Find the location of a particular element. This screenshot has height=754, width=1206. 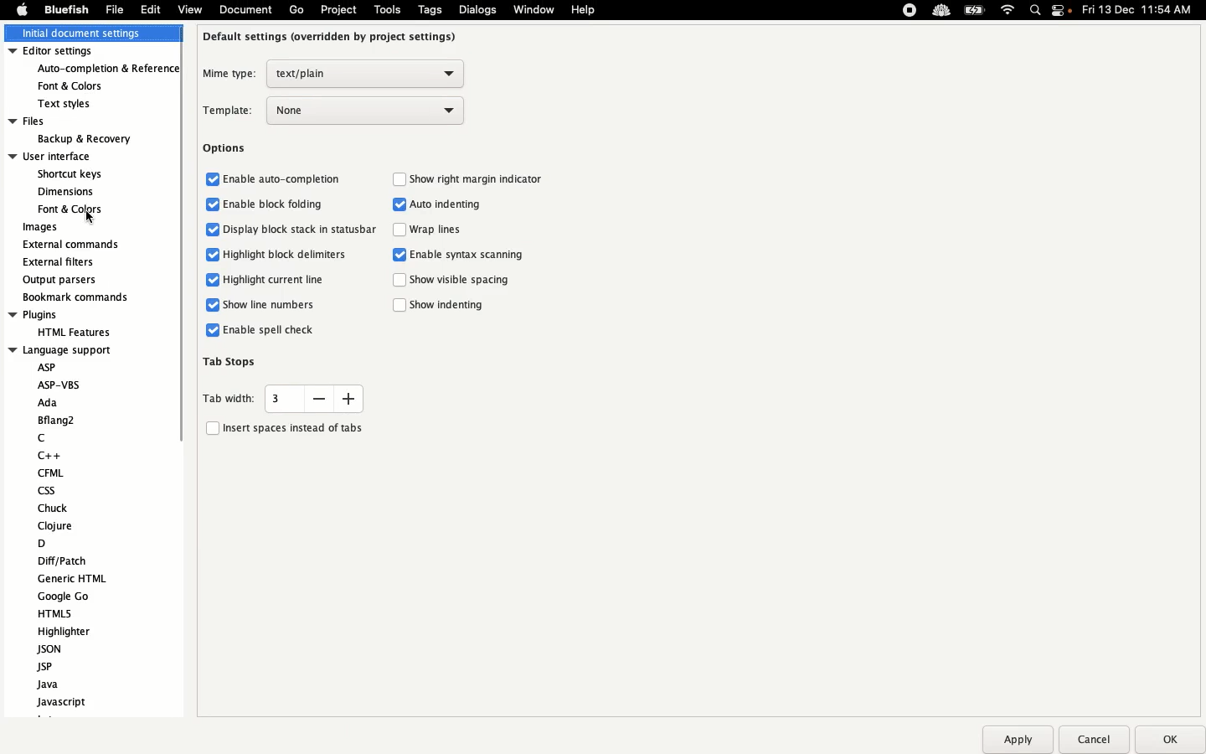

language support is located at coordinates (62, 349).